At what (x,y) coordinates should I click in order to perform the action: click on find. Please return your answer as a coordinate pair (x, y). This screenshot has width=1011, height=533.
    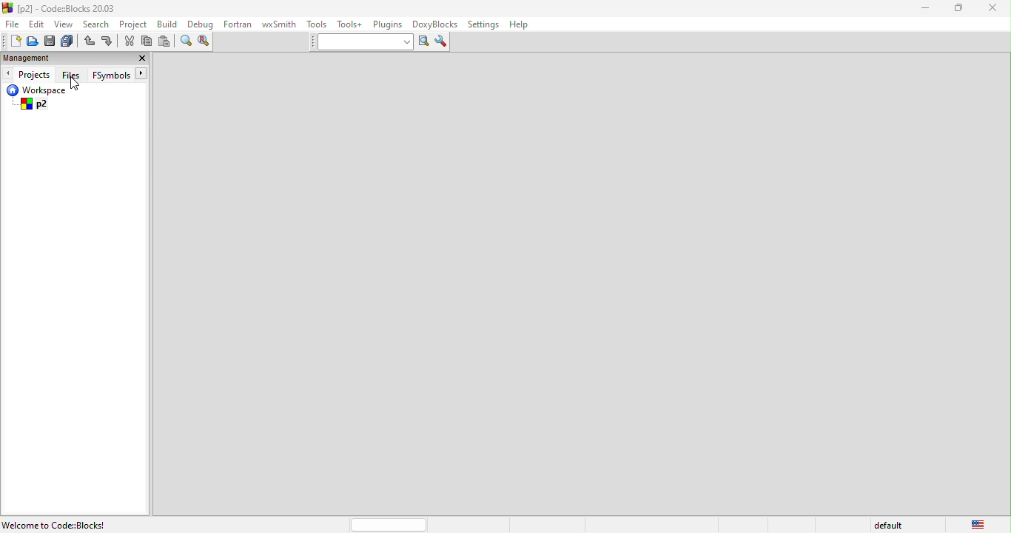
    Looking at the image, I should click on (185, 42).